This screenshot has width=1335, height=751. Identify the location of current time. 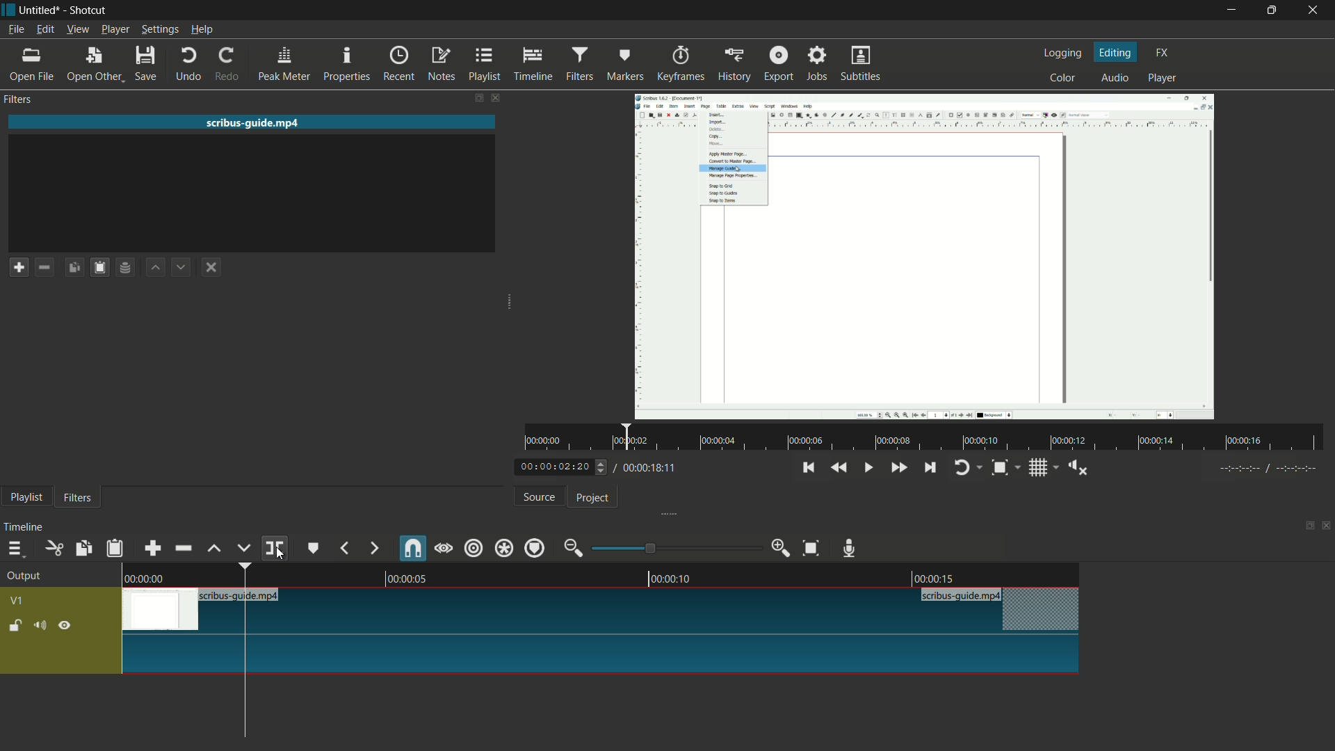
(553, 467).